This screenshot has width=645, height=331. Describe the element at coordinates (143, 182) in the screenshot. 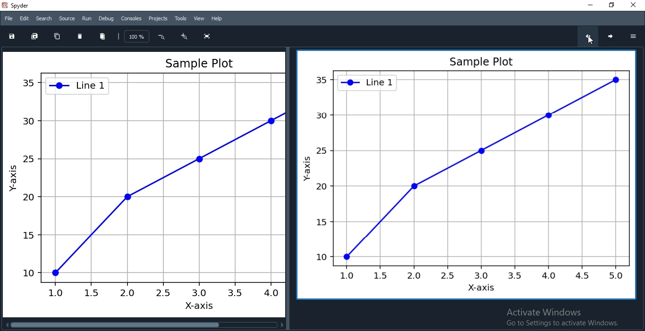

I see `` at that location.